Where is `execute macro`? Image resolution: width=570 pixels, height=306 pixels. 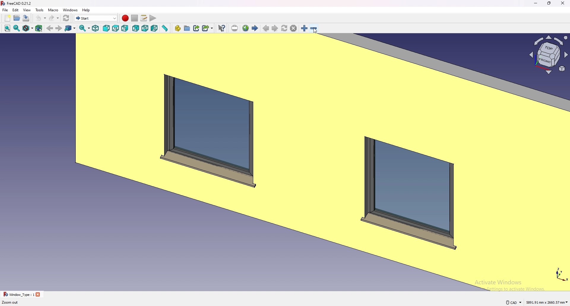
execute macro is located at coordinates (153, 18).